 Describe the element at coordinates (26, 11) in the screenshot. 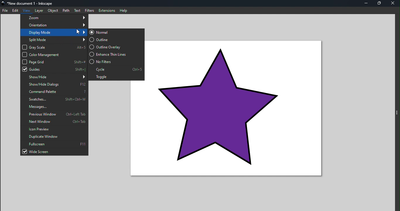

I see `View` at that location.